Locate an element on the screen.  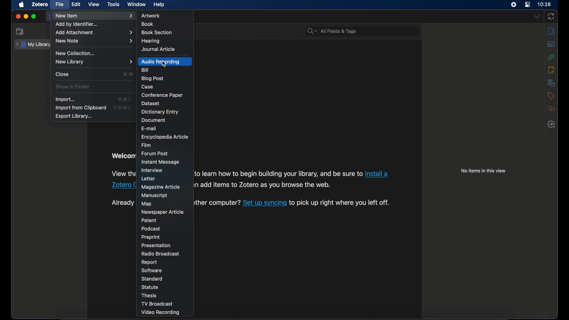
link is located at coordinates (279, 174).